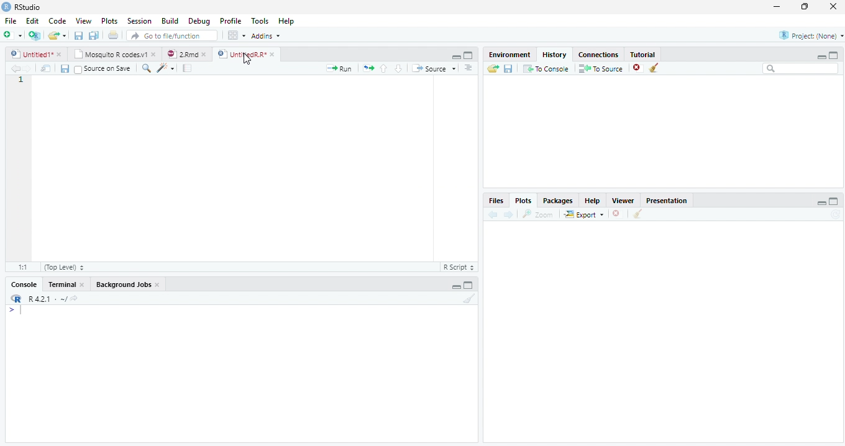 The height and width of the screenshot is (446, 845). Describe the element at coordinates (267, 36) in the screenshot. I see `Addins` at that location.